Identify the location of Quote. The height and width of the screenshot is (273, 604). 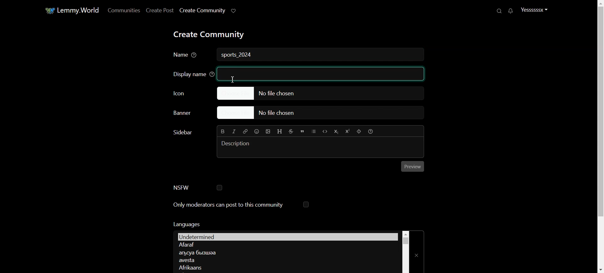
(302, 131).